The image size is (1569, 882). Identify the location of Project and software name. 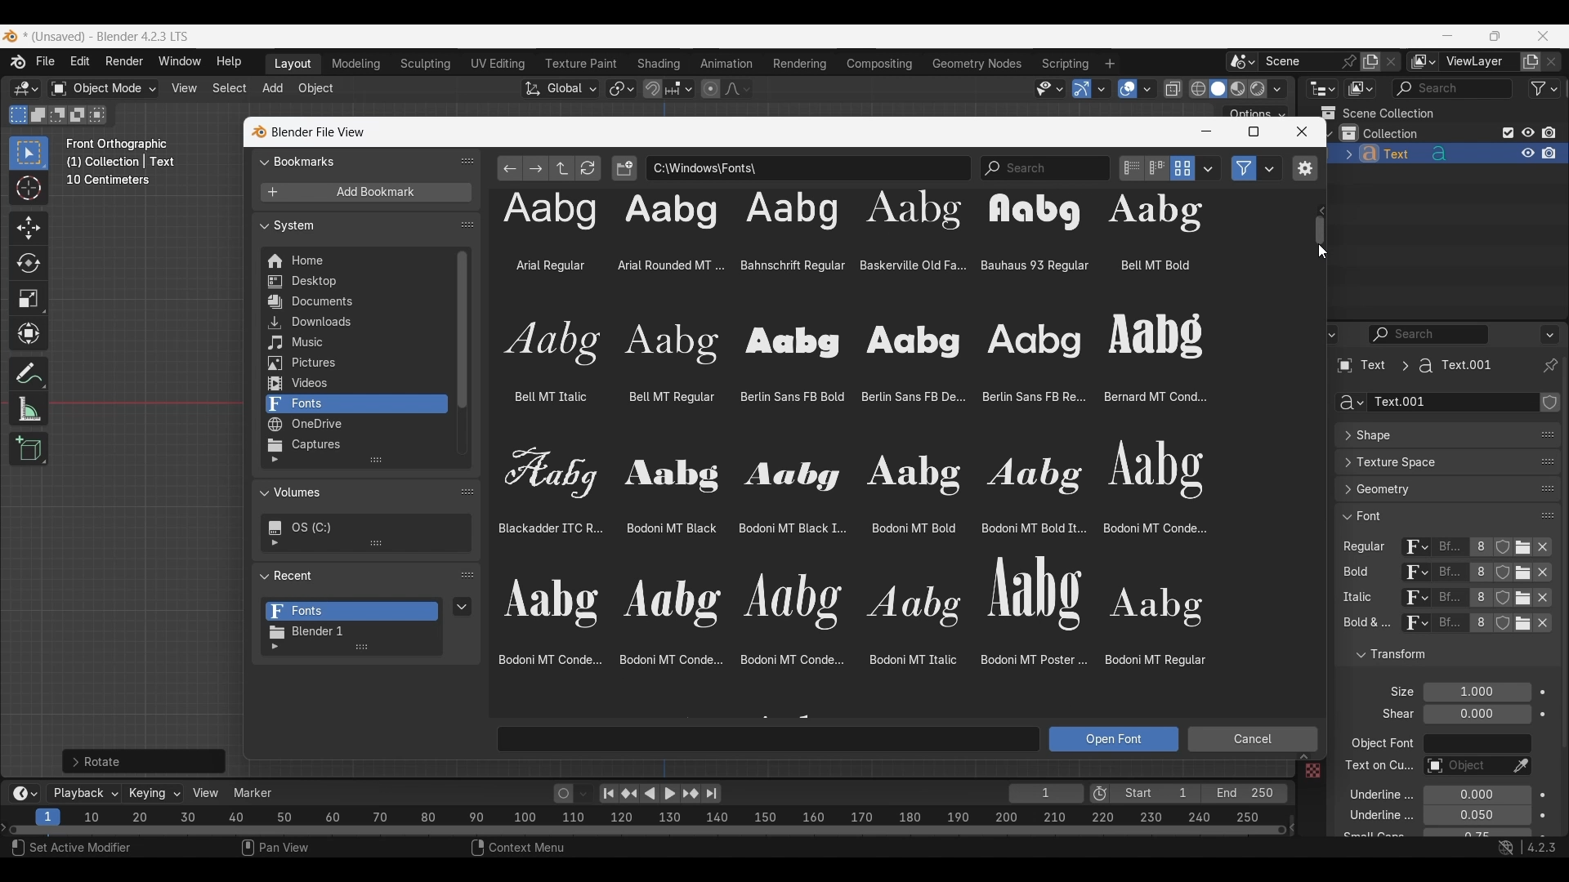
(107, 37).